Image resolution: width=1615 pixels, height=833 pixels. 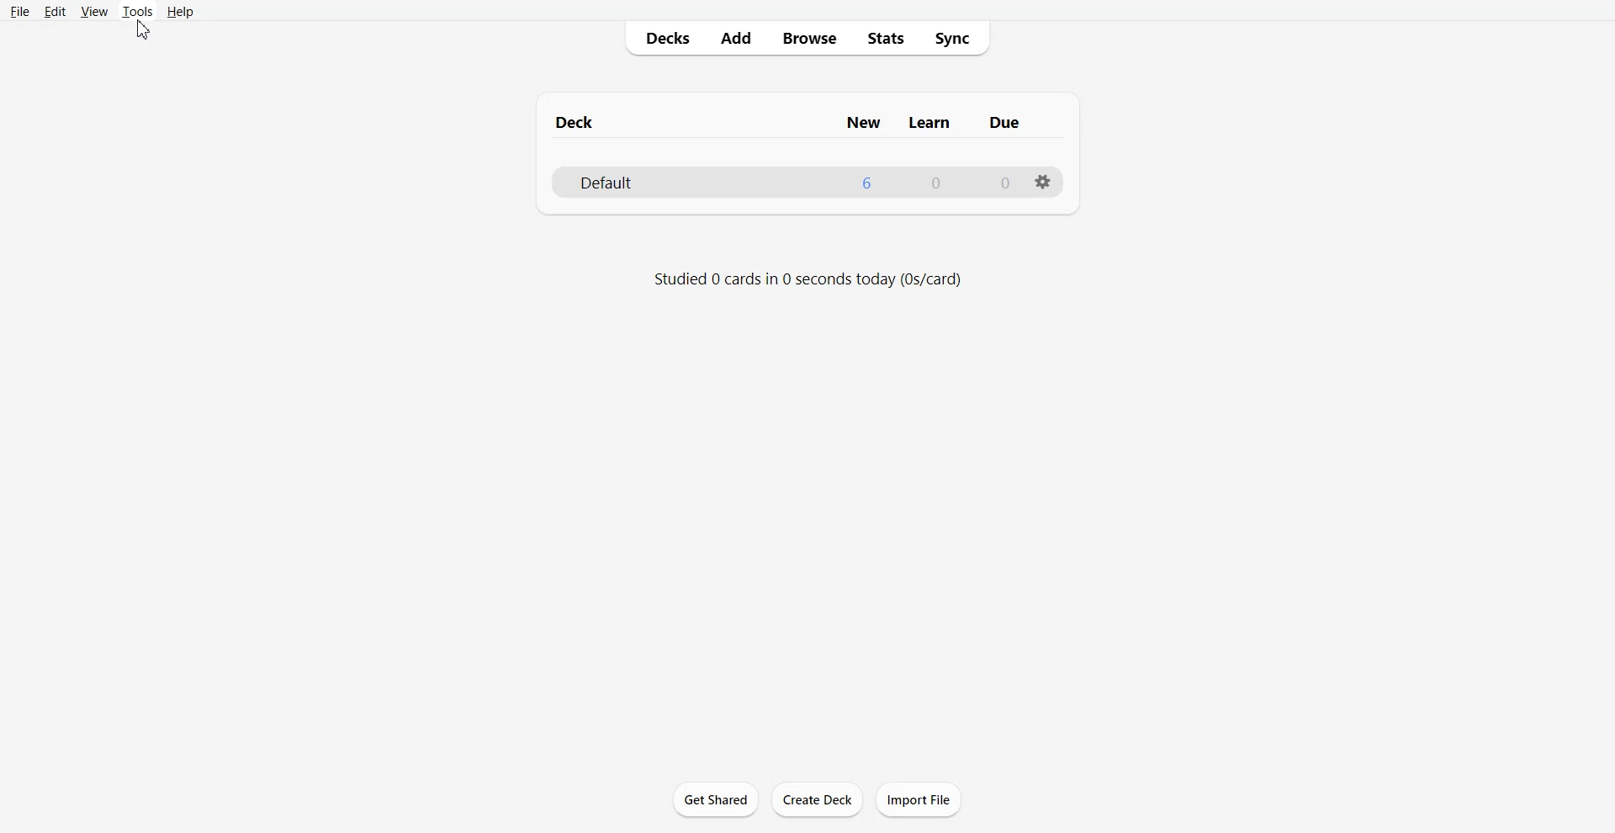 What do you see at coordinates (919, 799) in the screenshot?
I see `Import File` at bounding box center [919, 799].